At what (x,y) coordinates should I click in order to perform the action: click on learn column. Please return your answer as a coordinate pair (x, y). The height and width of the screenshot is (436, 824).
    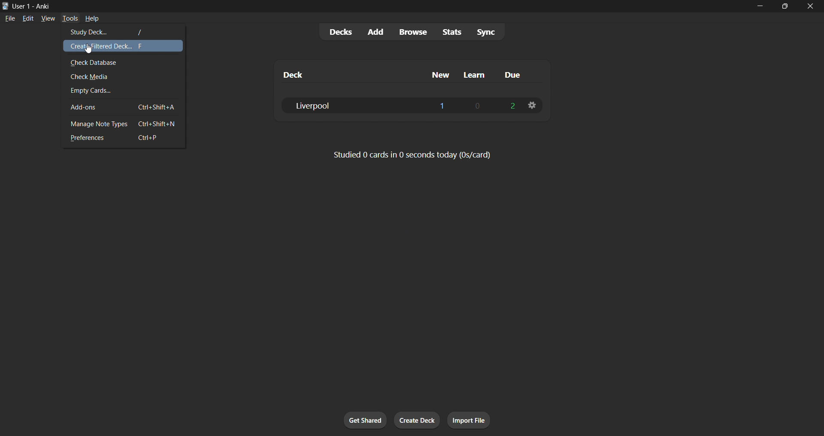
    Looking at the image, I should click on (479, 76).